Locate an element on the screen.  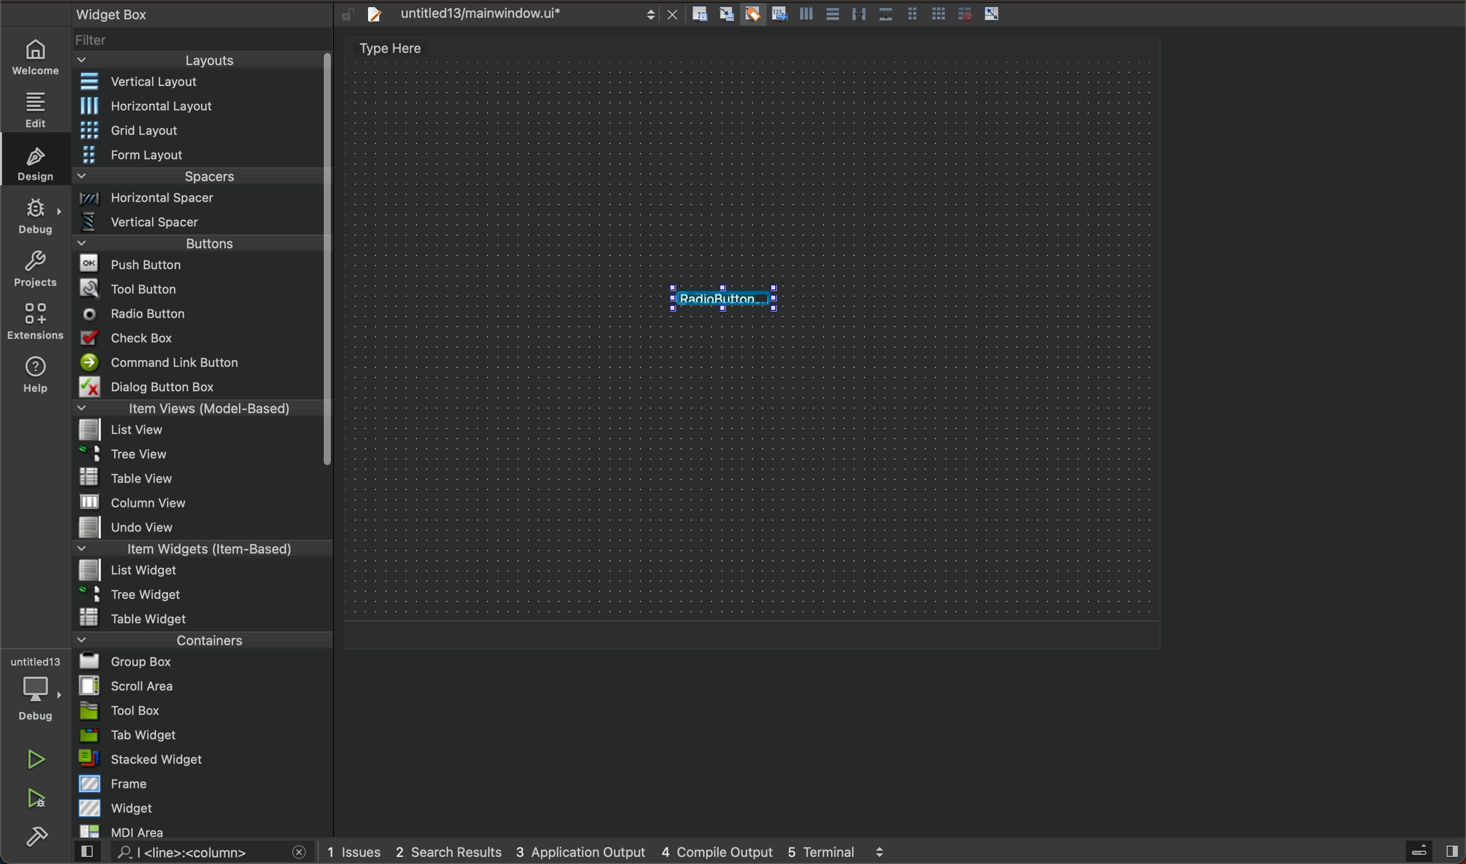
help is located at coordinates (33, 377).